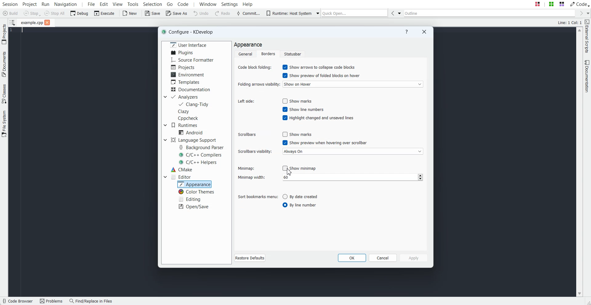  What do you see at coordinates (4, 124) in the screenshot?
I see `File System` at bounding box center [4, 124].